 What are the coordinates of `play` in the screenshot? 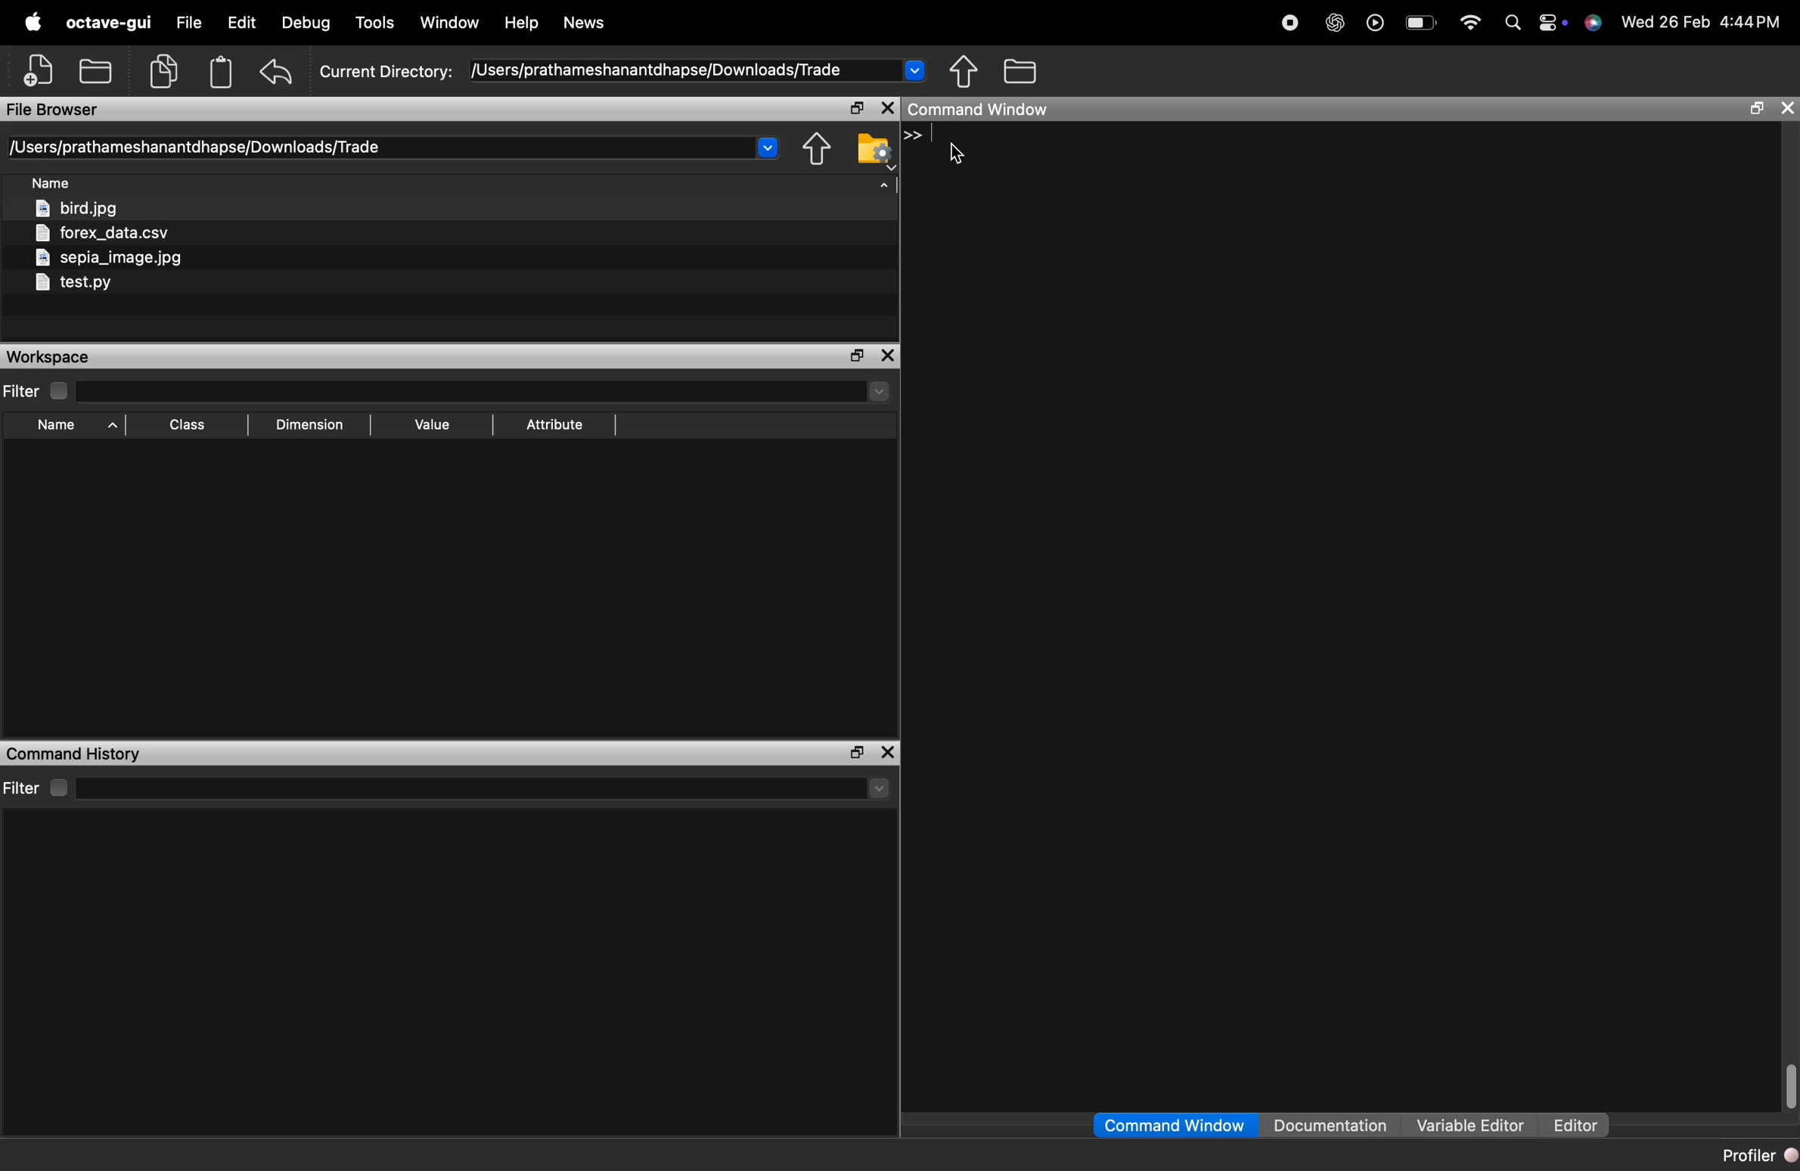 It's located at (1375, 26).